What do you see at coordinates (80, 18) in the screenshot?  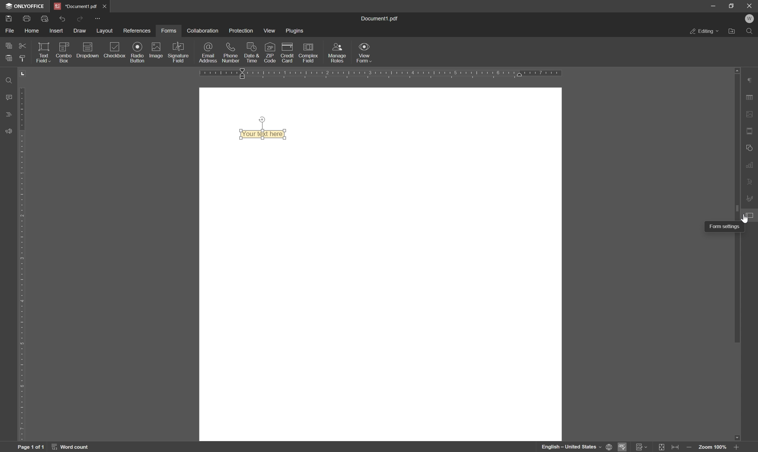 I see `redo` at bounding box center [80, 18].